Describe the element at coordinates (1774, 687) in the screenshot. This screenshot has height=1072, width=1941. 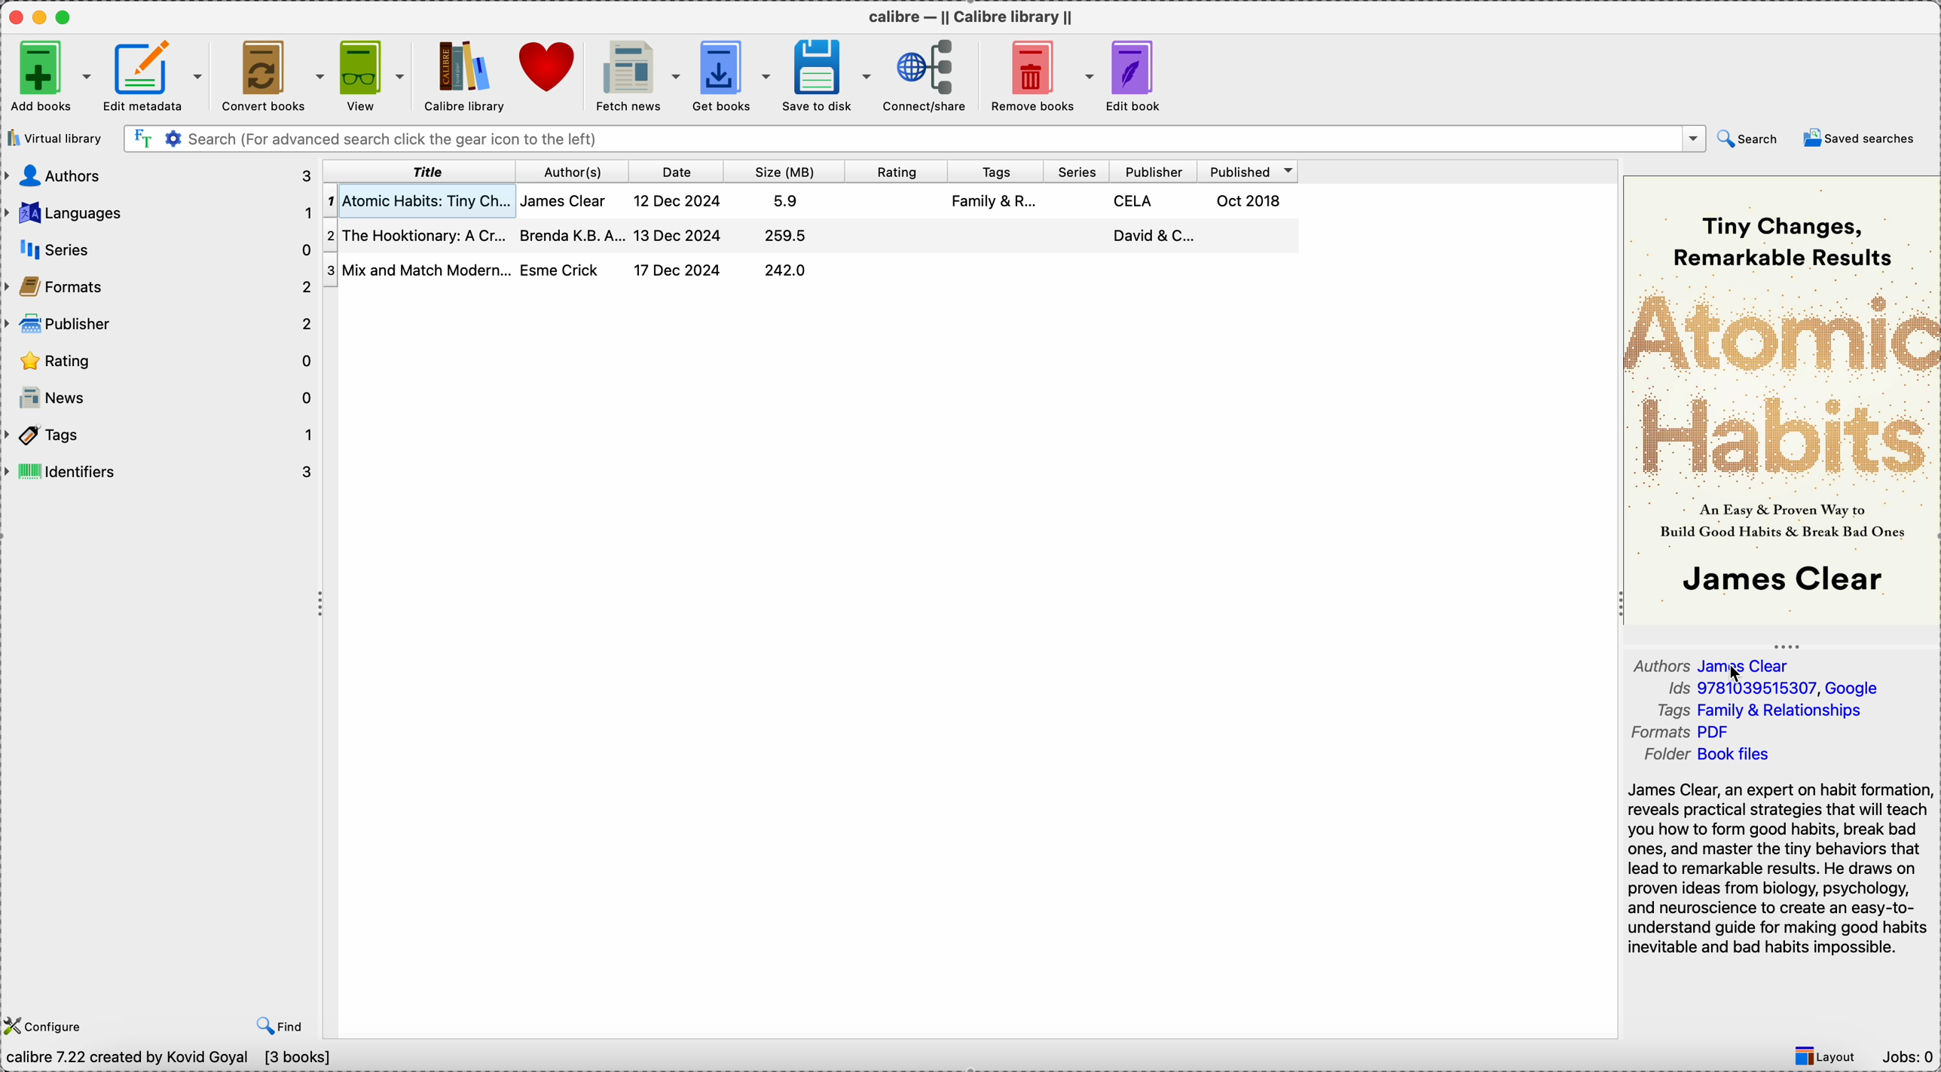
I see `Ids 9781039515307, Google` at that location.